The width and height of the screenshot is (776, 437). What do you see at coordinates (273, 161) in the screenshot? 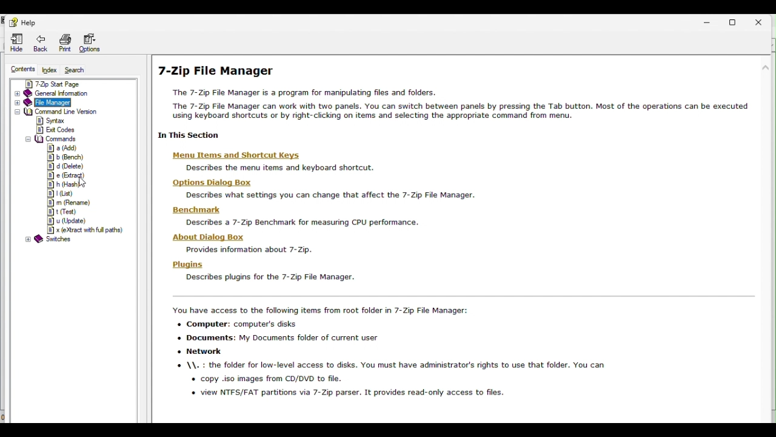
I see `menu items and shortcut keys` at bounding box center [273, 161].